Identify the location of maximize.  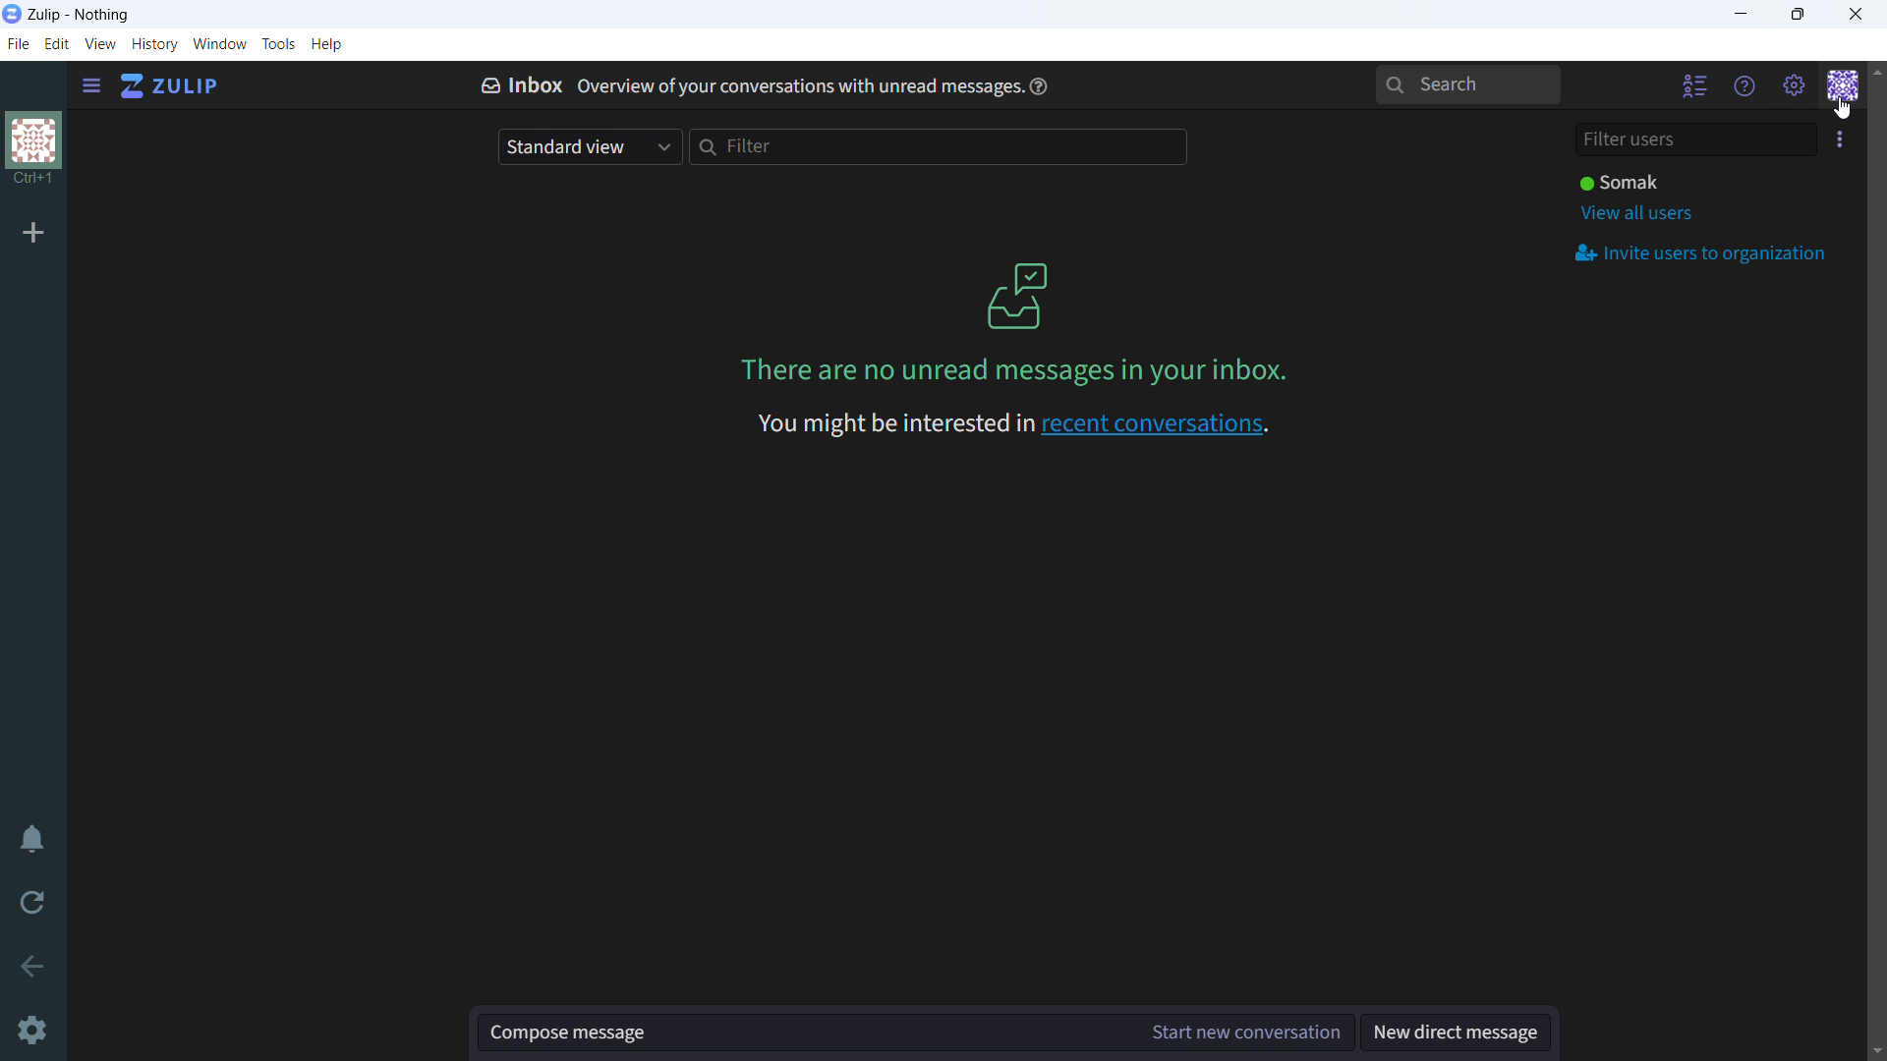
(1797, 15).